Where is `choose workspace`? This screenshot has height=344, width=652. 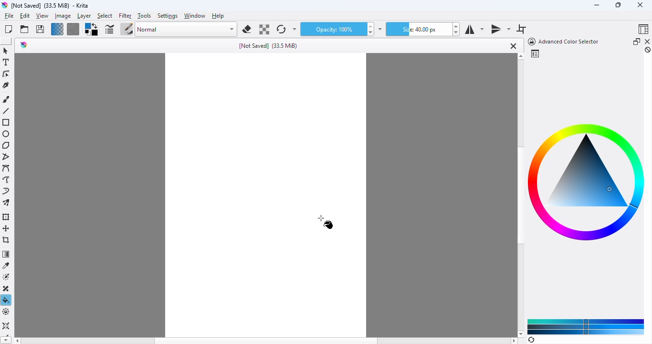
choose workspace is located at coordinates (644, 29).